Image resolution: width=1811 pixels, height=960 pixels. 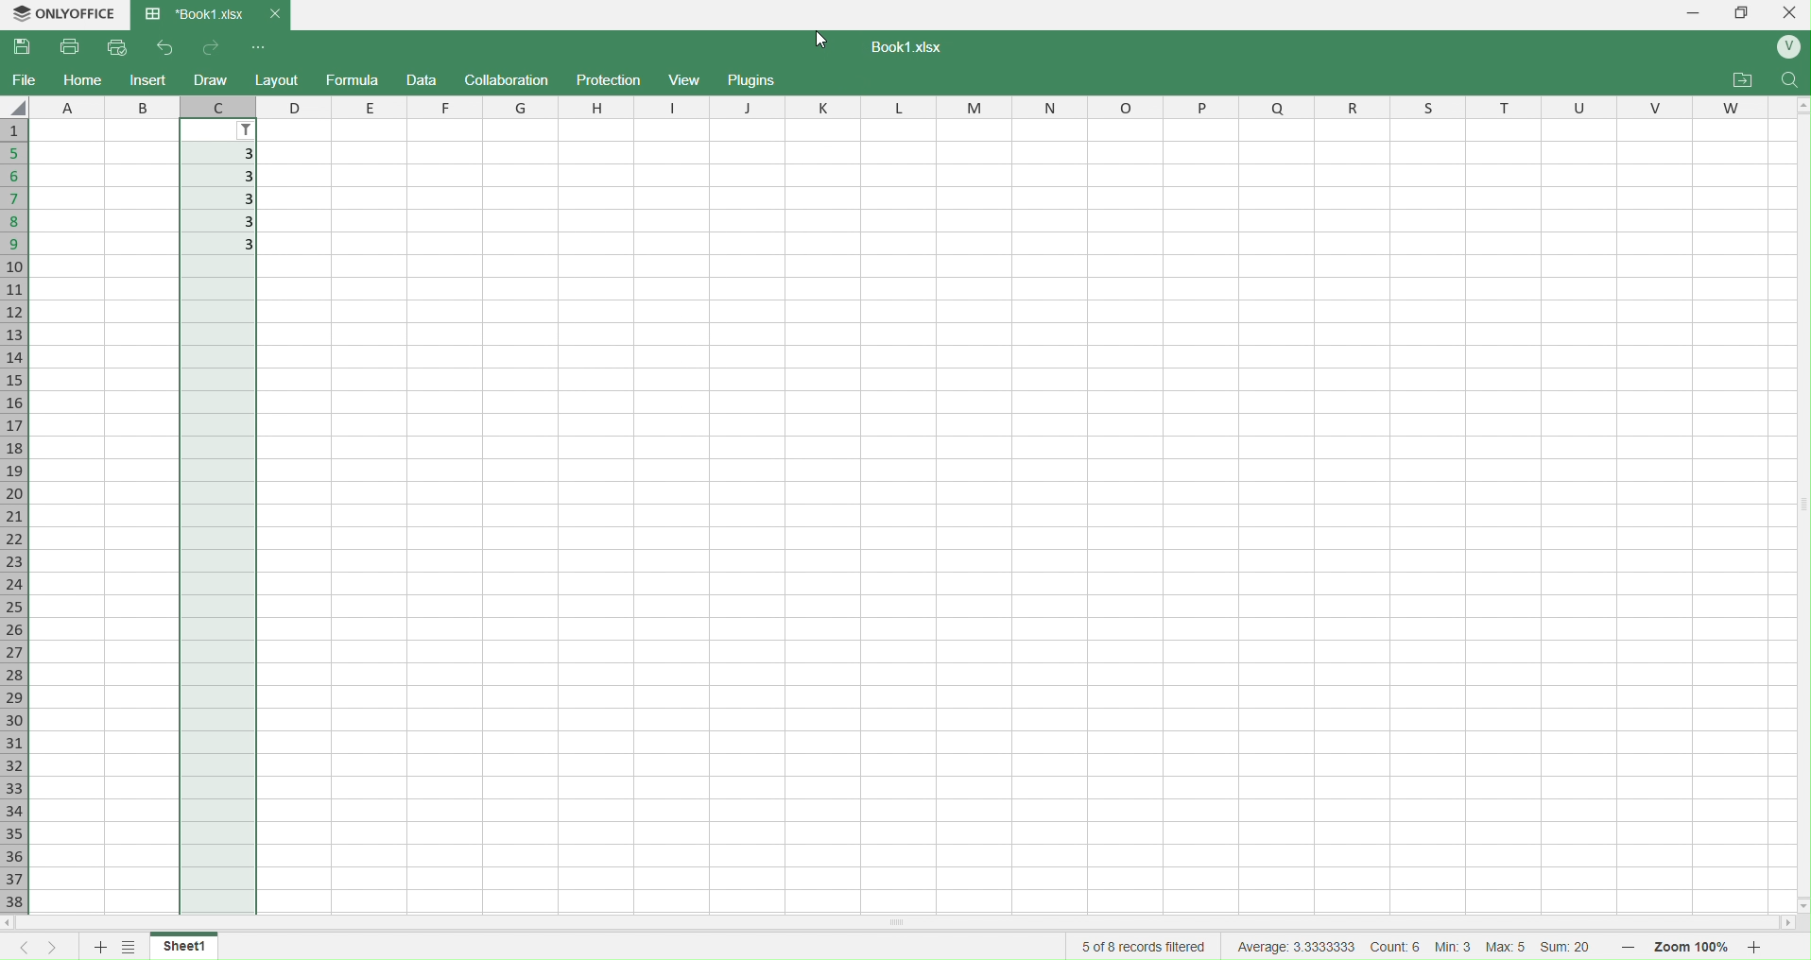 I want to click on Collaboration, so click(x=508, y=79).